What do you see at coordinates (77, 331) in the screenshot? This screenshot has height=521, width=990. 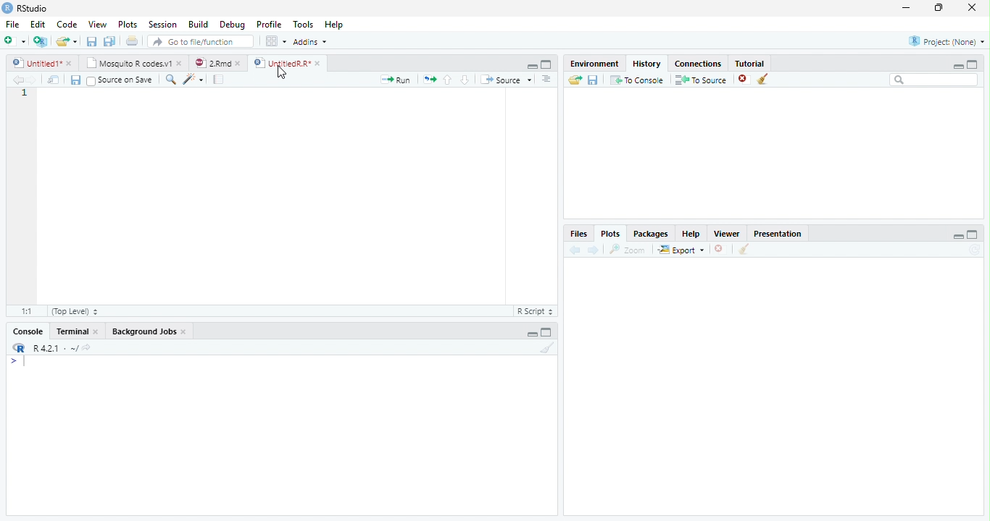 I see `Terminal` at bounding box center [77, 331].